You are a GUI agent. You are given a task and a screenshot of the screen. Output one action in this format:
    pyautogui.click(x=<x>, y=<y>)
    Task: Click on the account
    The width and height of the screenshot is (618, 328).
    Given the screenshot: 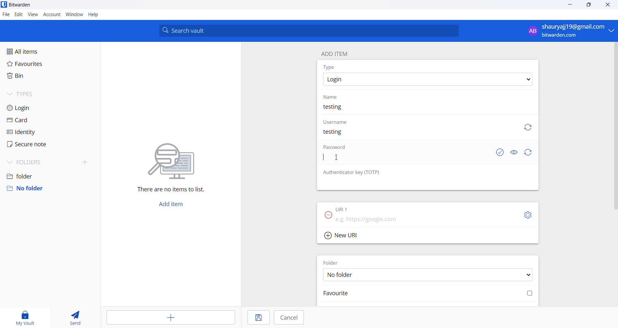 What is the action you would take?
    pyautogui.click(x=51, y=15)
    